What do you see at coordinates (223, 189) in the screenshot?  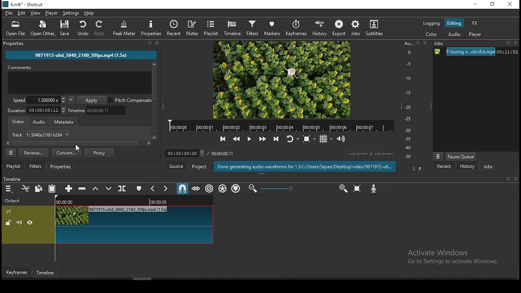 I see `ripple all tracks` at bounding box center [223, 189].